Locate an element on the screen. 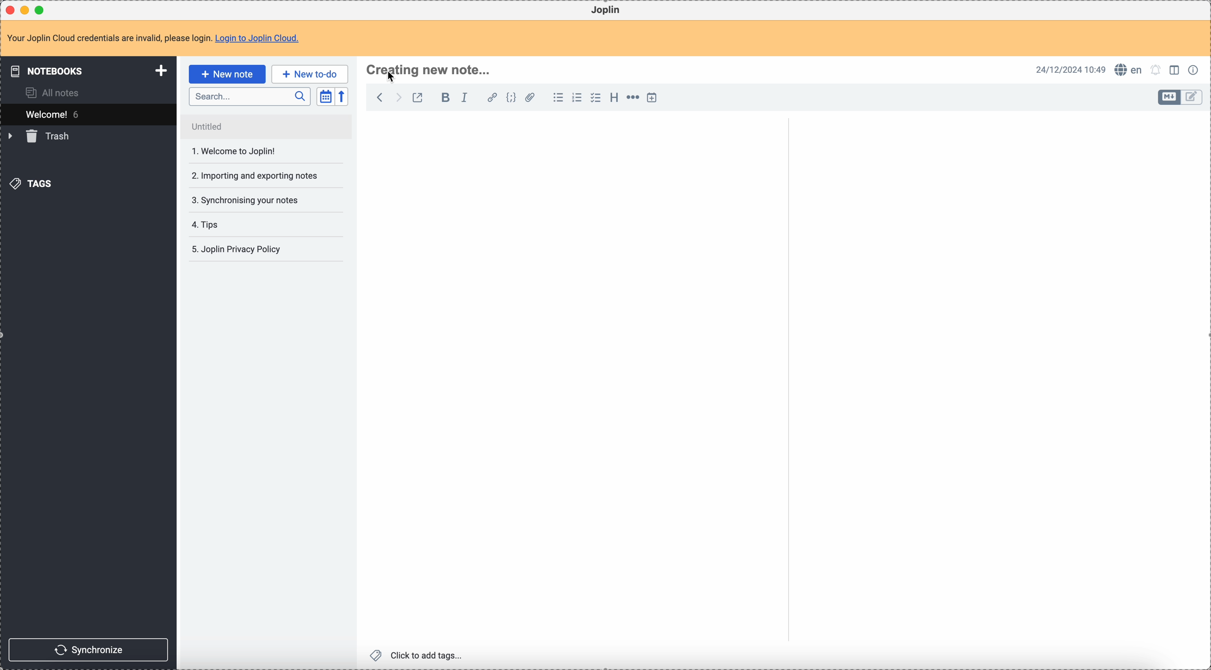  toggle sort order field is located at coordinates (325, 96).